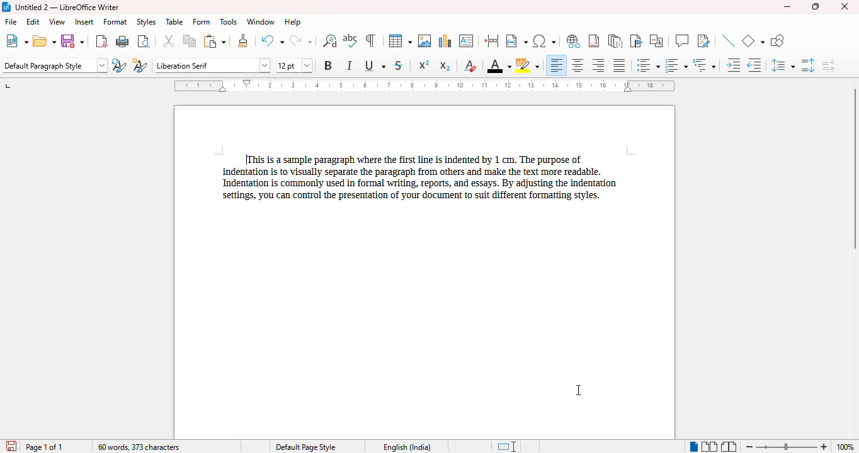  I want to click on copy, so click(190, 41).